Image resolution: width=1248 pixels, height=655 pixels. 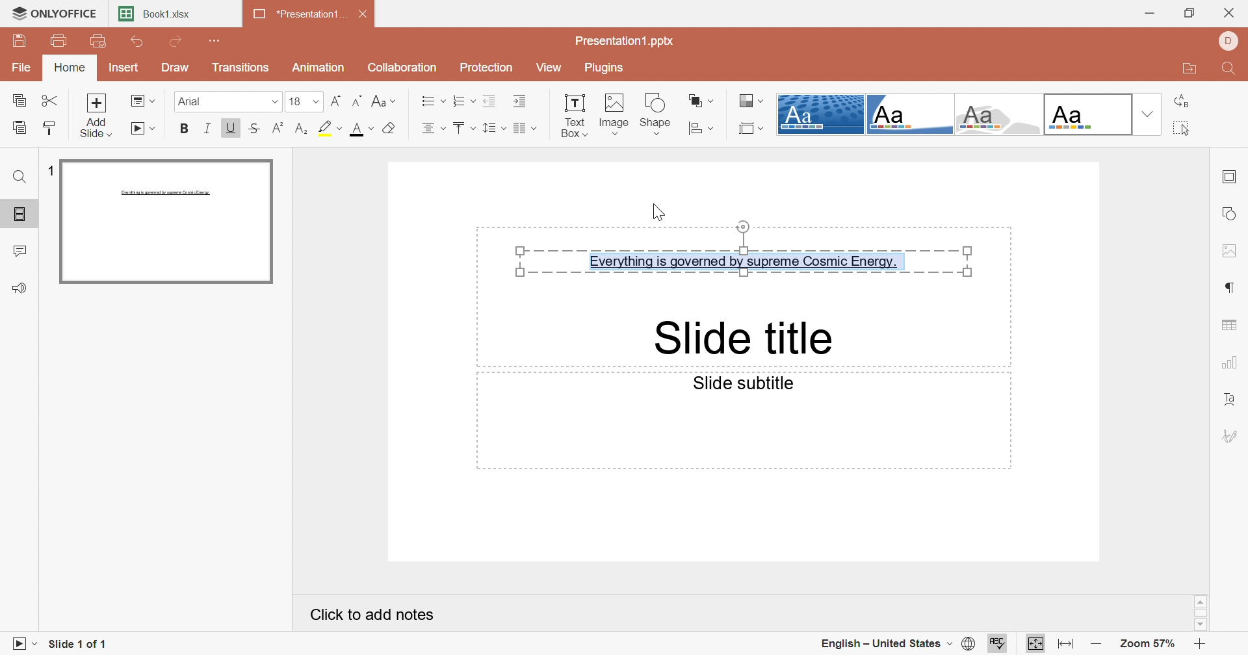 What do you see at coordinates (488, 98) in the screenshot?
I see `Decrease Indent` at bounding box center [488, 98].